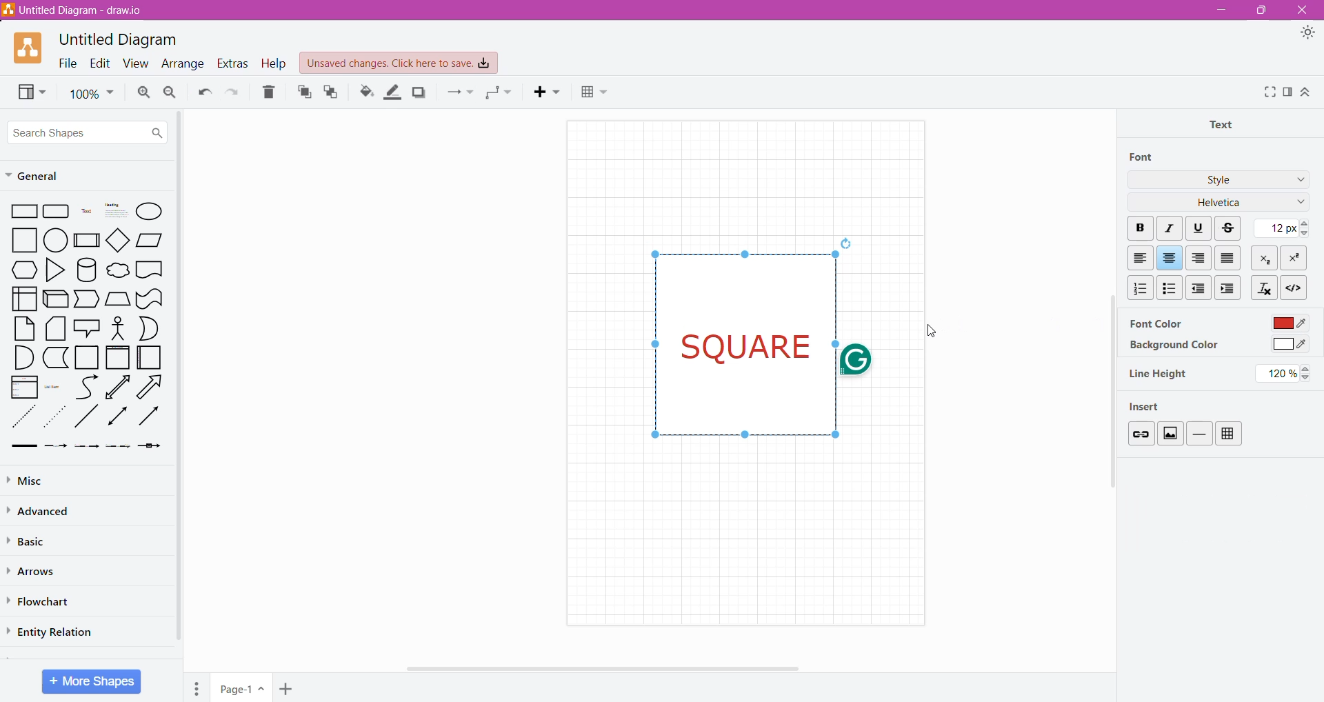 Image resolution: width=1324 pixels, height=702 pixels. Describe the element at coordinates (1301, 10) in the screenshot. I see `Close` at that location.